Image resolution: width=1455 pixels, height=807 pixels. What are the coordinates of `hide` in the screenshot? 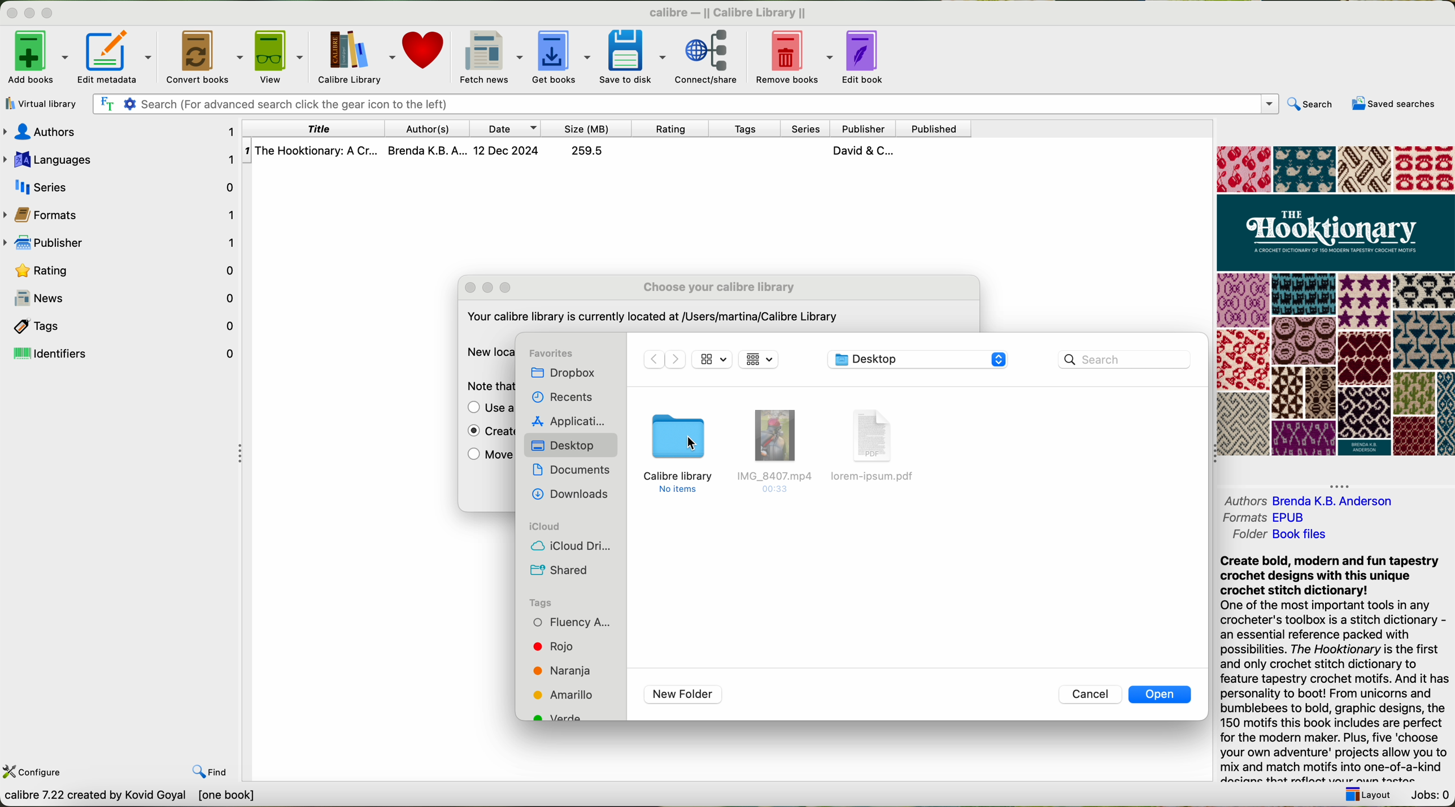 It's located at (1340, 484).